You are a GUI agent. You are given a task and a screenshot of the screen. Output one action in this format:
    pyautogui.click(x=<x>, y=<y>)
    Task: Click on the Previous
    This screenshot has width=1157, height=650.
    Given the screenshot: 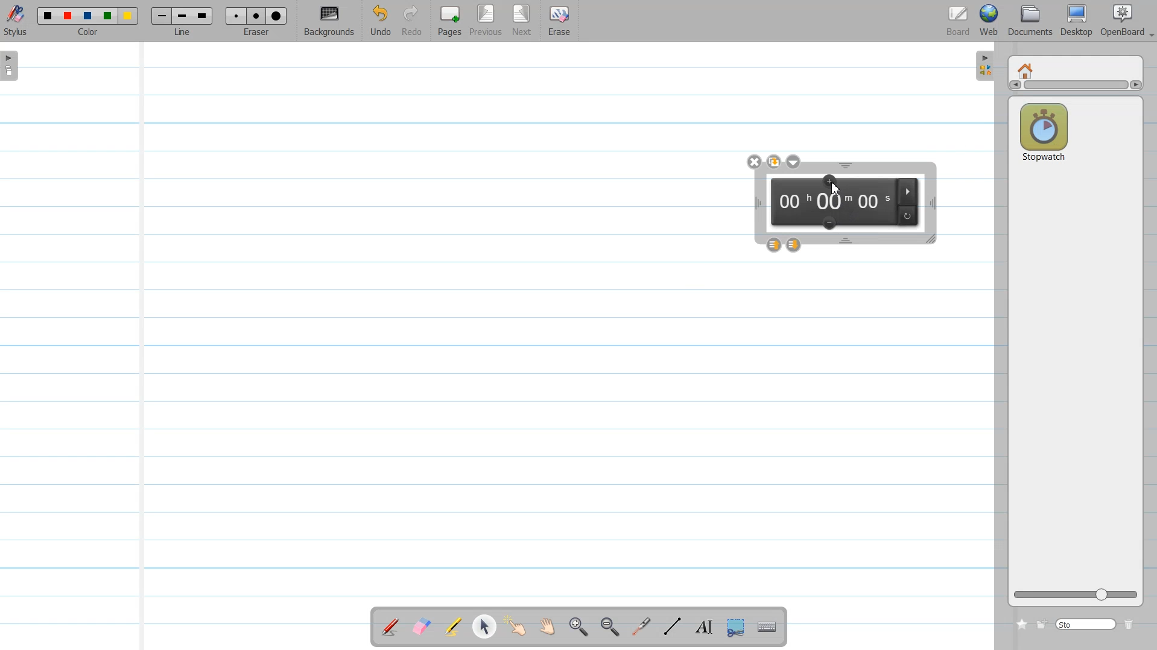 What is the action you would take?
    pyautogui.click(x=489, y=21)
    